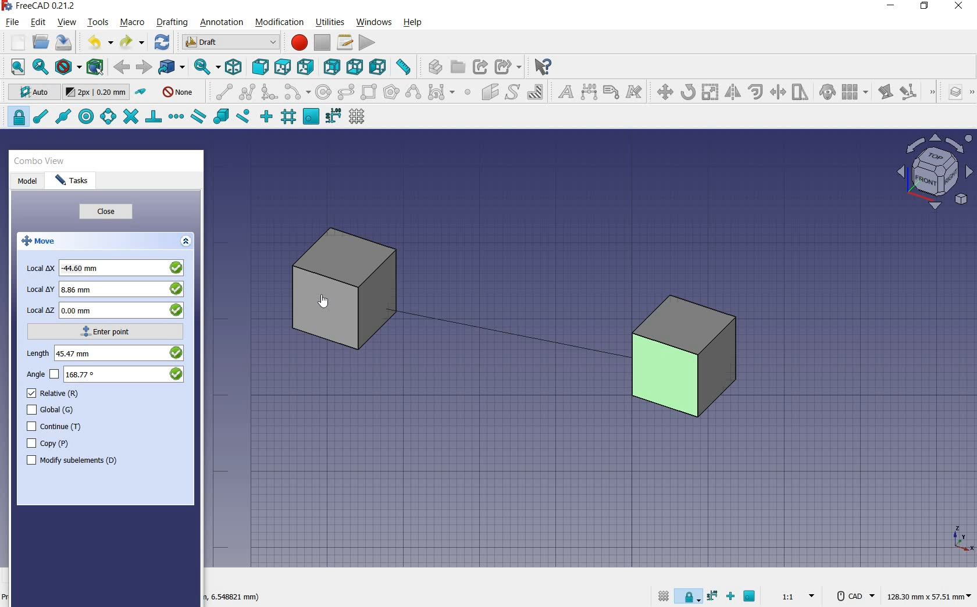  Describe the element at coordinates (664, 597) in the screenshot. I see `toggle grid` at that location.